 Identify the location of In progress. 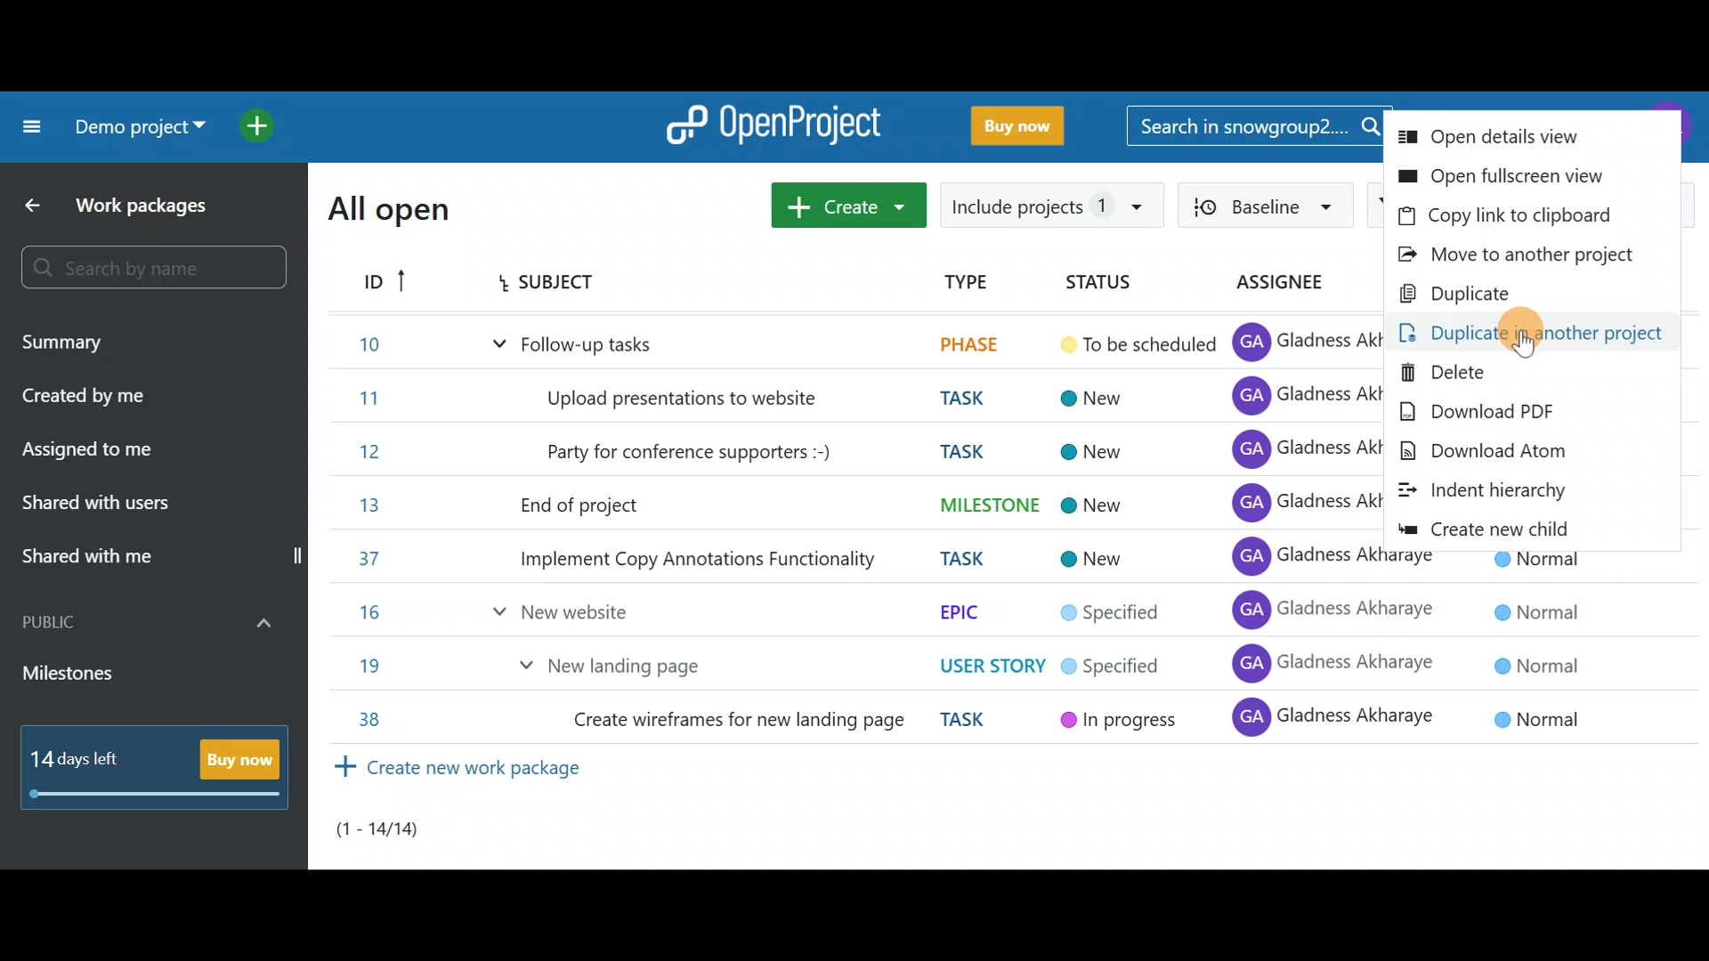
(1120, 721).